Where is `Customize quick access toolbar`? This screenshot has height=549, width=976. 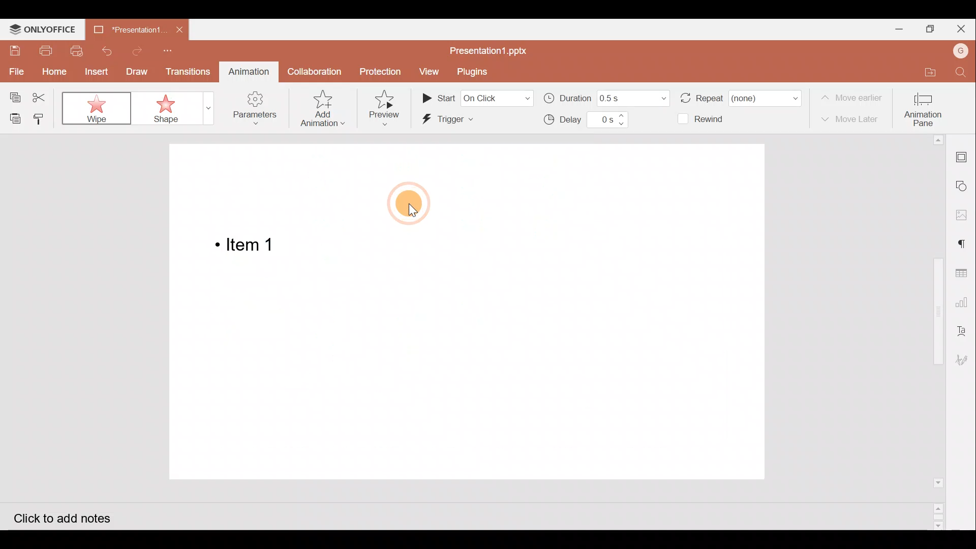
Customize quick access toolbar is located at coordinates (174, 50).